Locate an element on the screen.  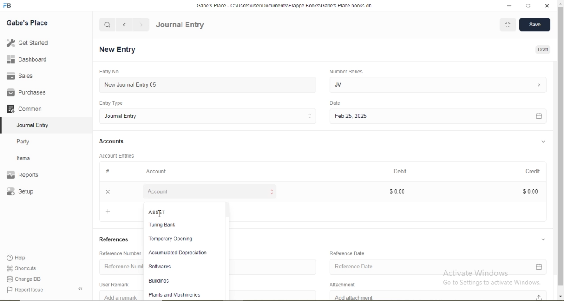
Draft is located at coordinates (542, 50).